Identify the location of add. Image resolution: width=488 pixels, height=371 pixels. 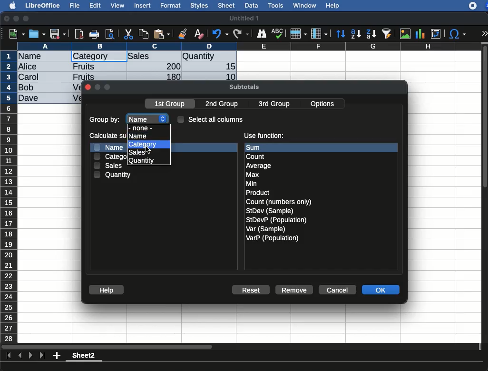
(58, 355).